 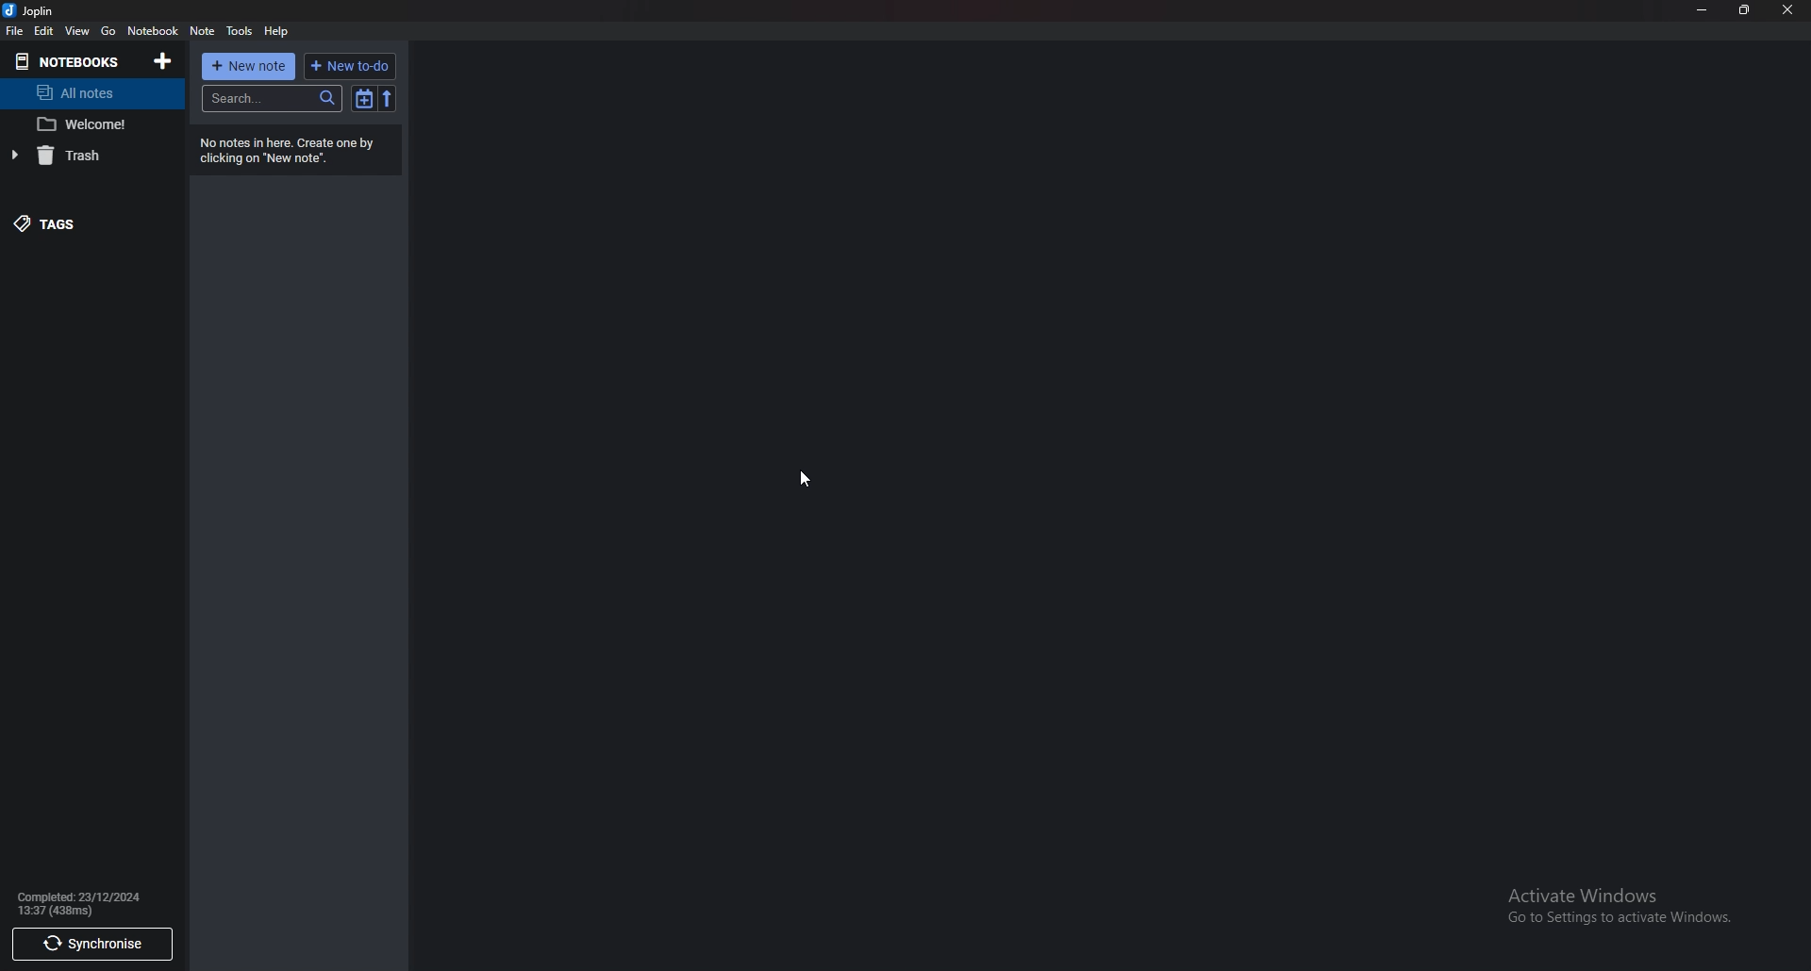 What do you see at coordinates (204, 31) in the screenshot?
I see `note` at bounding box center [204, 31].